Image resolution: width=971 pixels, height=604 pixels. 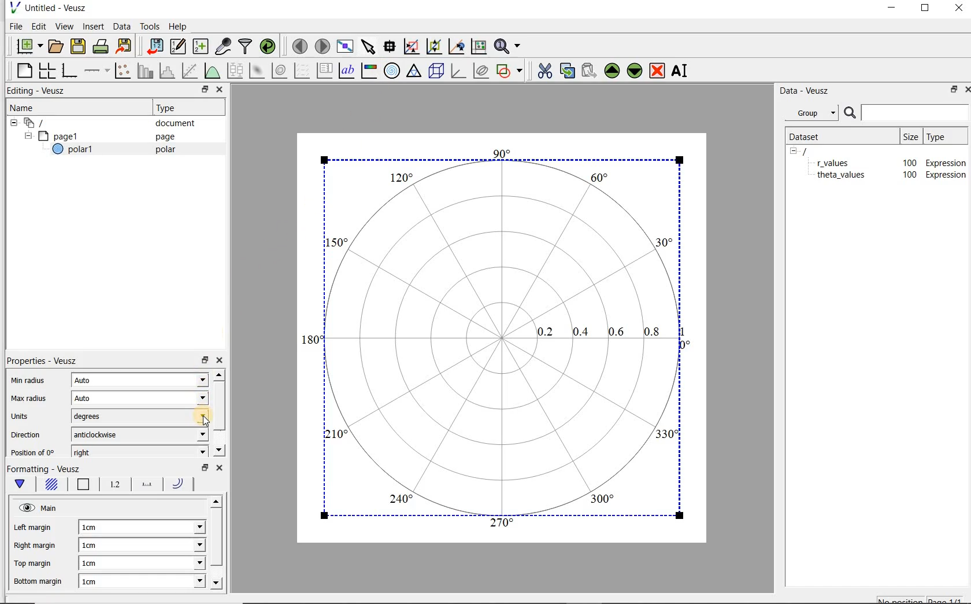 What do you see at coordinates (415, 71) in the screenshot?
I see `ternary graph` at bounding box center [415, 71].